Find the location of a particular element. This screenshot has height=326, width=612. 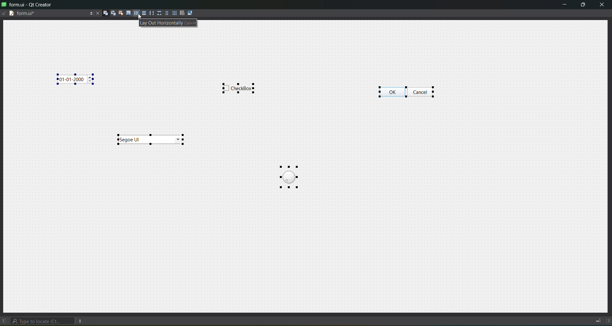

show left pane is located at coordinates (4, 319).